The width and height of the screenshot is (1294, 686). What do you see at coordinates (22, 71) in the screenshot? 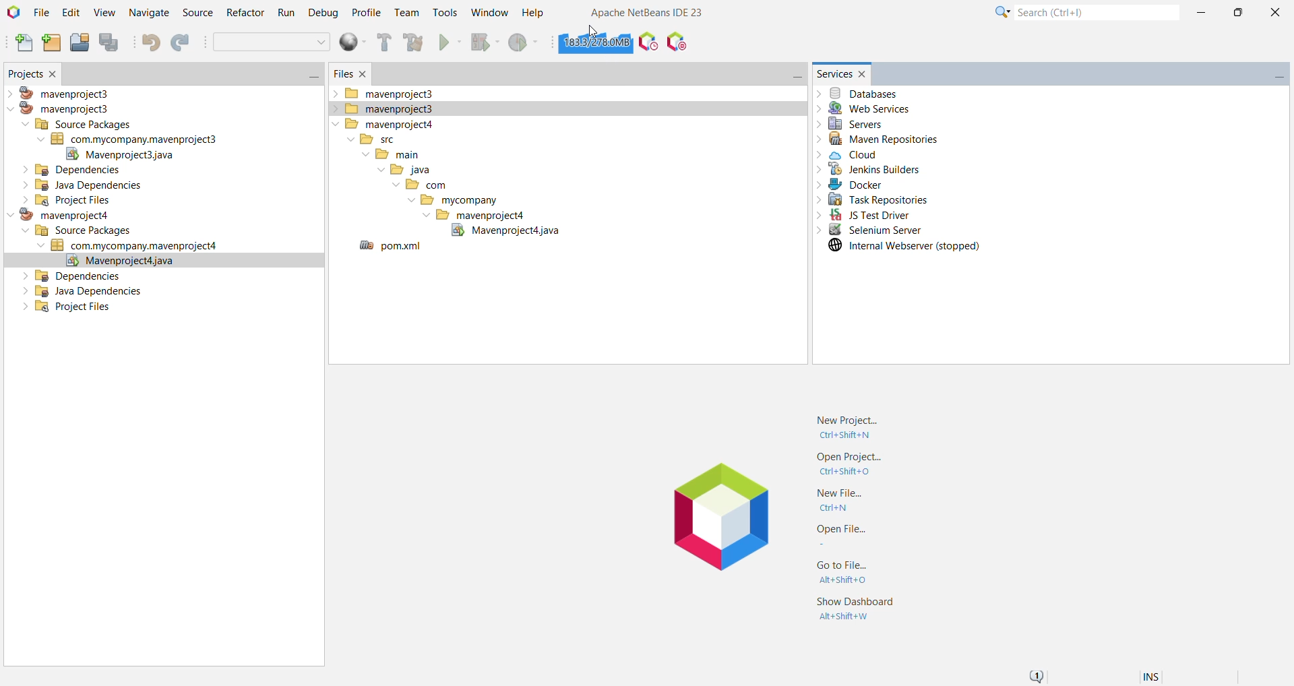
I see `Projects Window` at bounding box center [22, 71].